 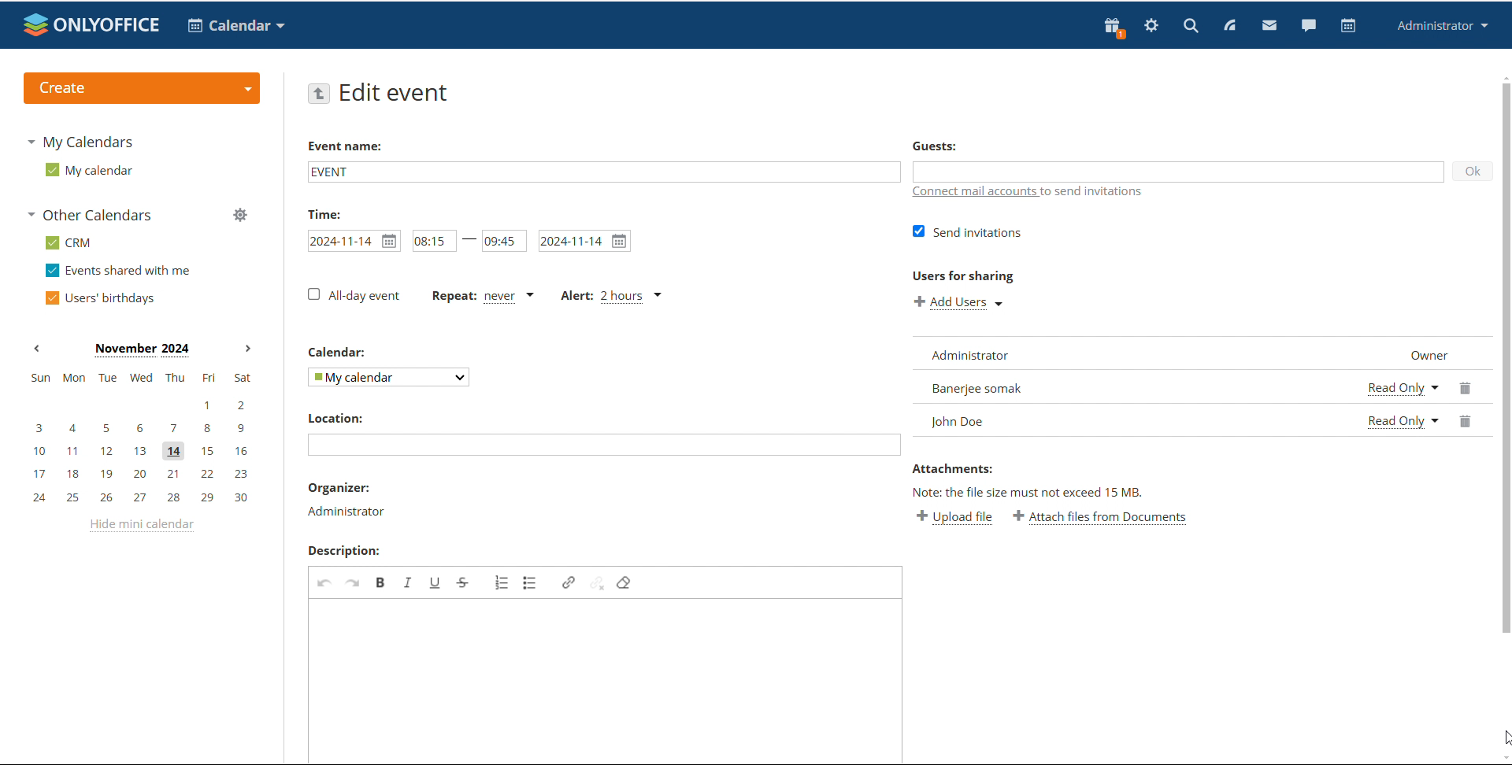 I want to click on previous month, so click(x=36, y=349).